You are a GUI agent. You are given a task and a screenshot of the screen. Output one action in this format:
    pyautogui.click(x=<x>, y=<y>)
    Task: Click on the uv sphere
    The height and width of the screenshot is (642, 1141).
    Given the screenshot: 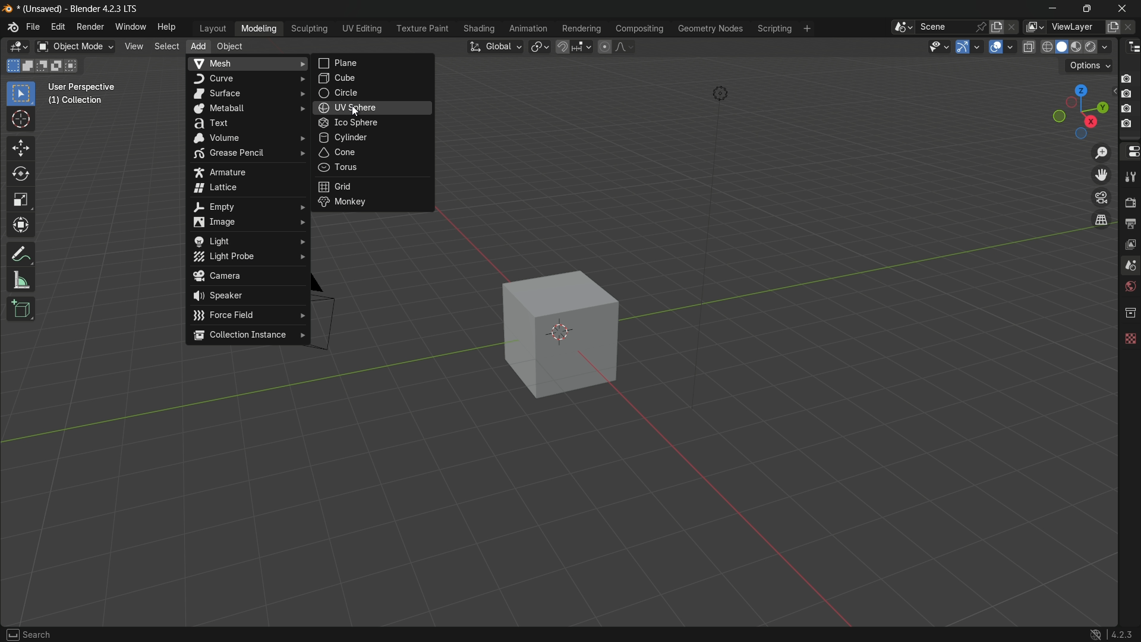 What is the action you would take?
    pyautogui.click(x=377, y=109)
    